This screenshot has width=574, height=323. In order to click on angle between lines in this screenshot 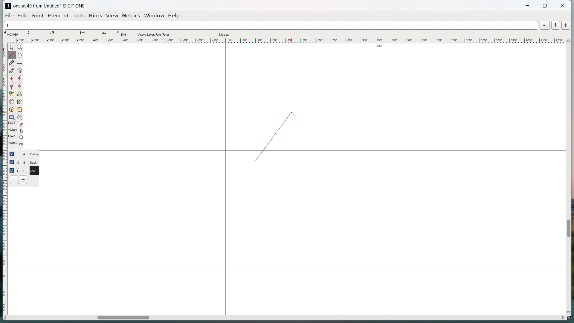, I will do `click(104, 33)`.